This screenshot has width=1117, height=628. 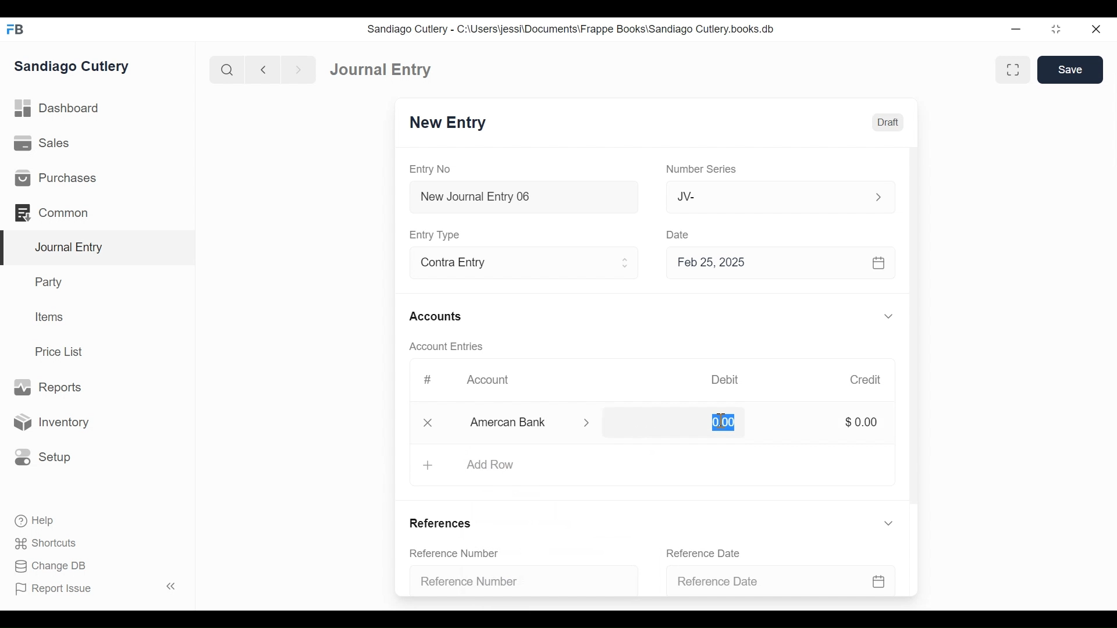 What do you see at coordinates (448, 123) in the screenshot?
I see `New Entry` at bounding box center [448, 123].